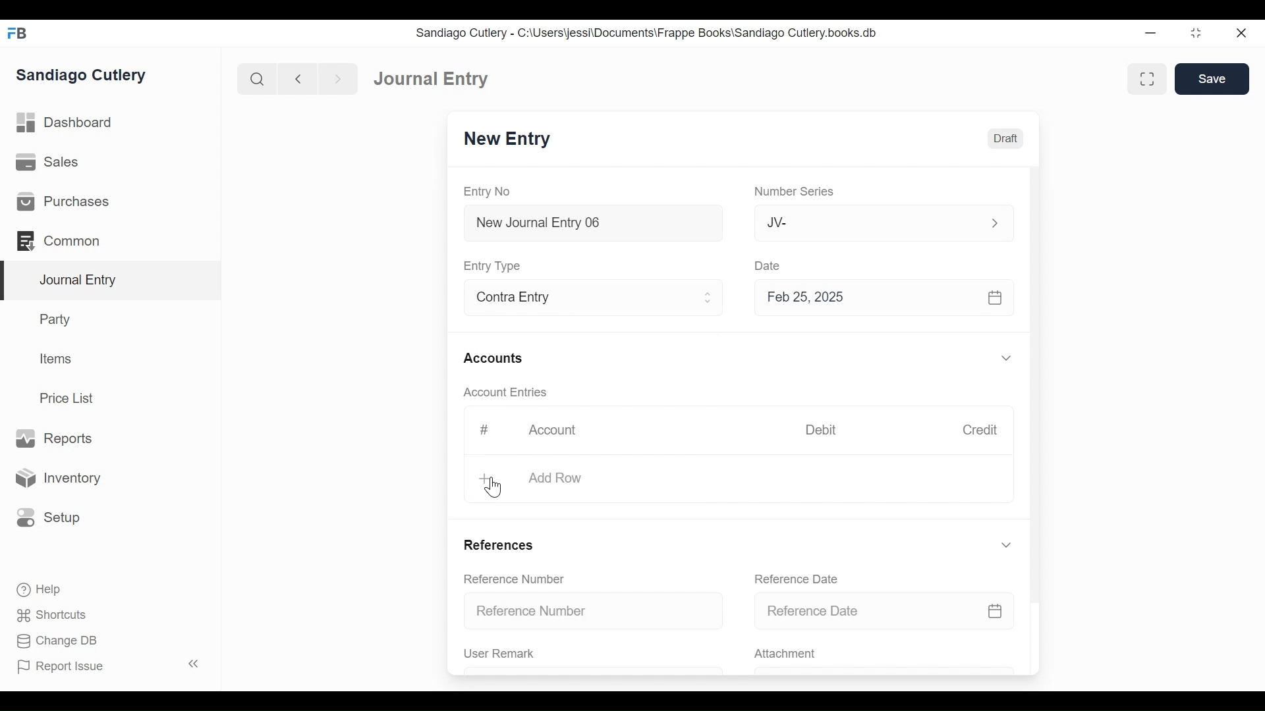  I want to click on Change DB, so click(59, 643).